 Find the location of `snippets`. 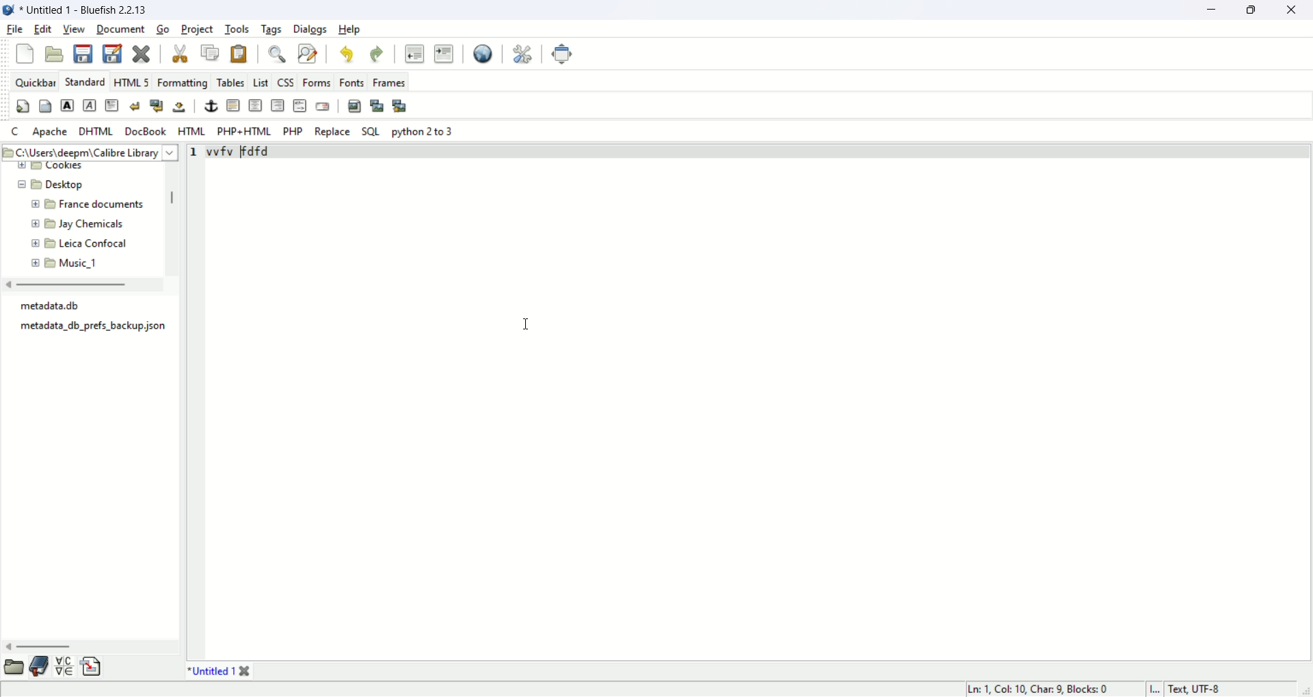

snippets is located at coordinates (92, 669).